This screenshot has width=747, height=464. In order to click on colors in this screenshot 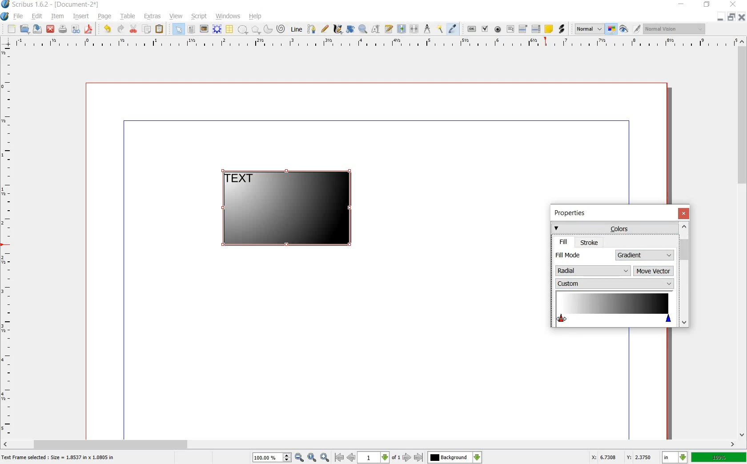, I will do `click(614, 228)`.